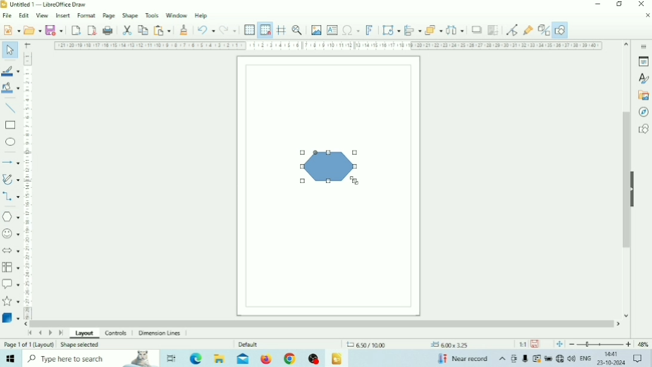  I want to click on New, so click(11, 29).